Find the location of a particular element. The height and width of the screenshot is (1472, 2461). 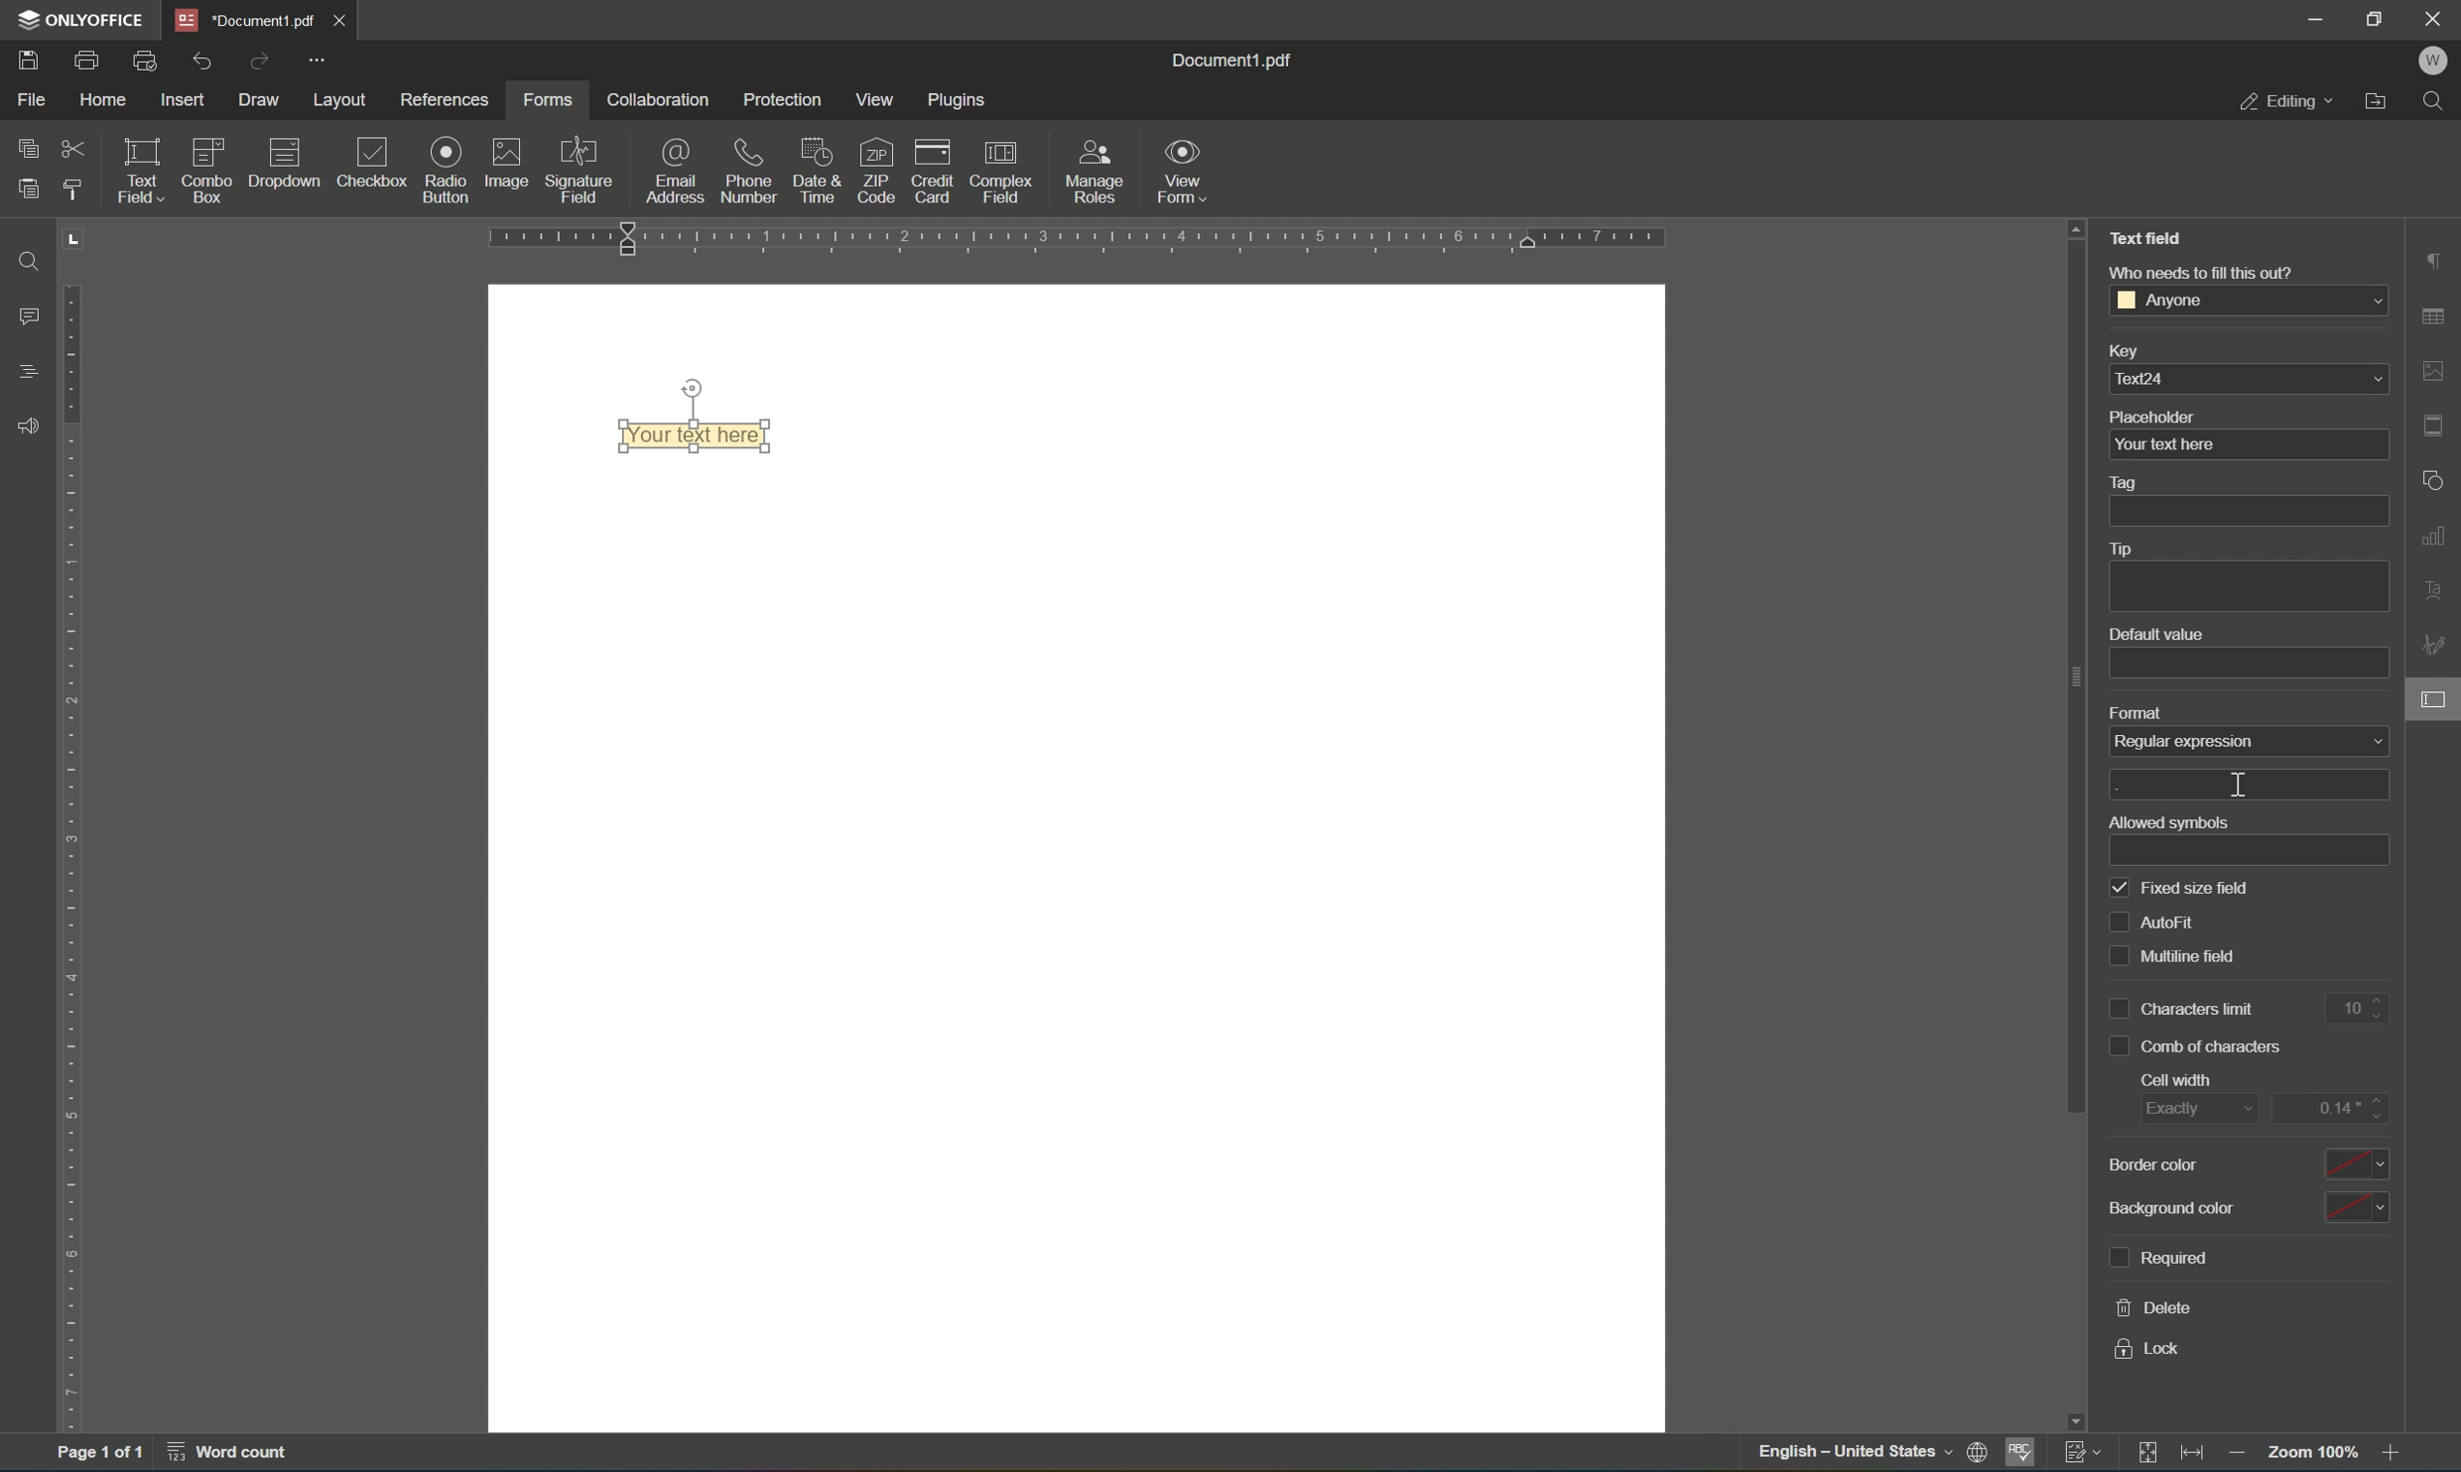

collaboration is located at coordinates (655, 99).